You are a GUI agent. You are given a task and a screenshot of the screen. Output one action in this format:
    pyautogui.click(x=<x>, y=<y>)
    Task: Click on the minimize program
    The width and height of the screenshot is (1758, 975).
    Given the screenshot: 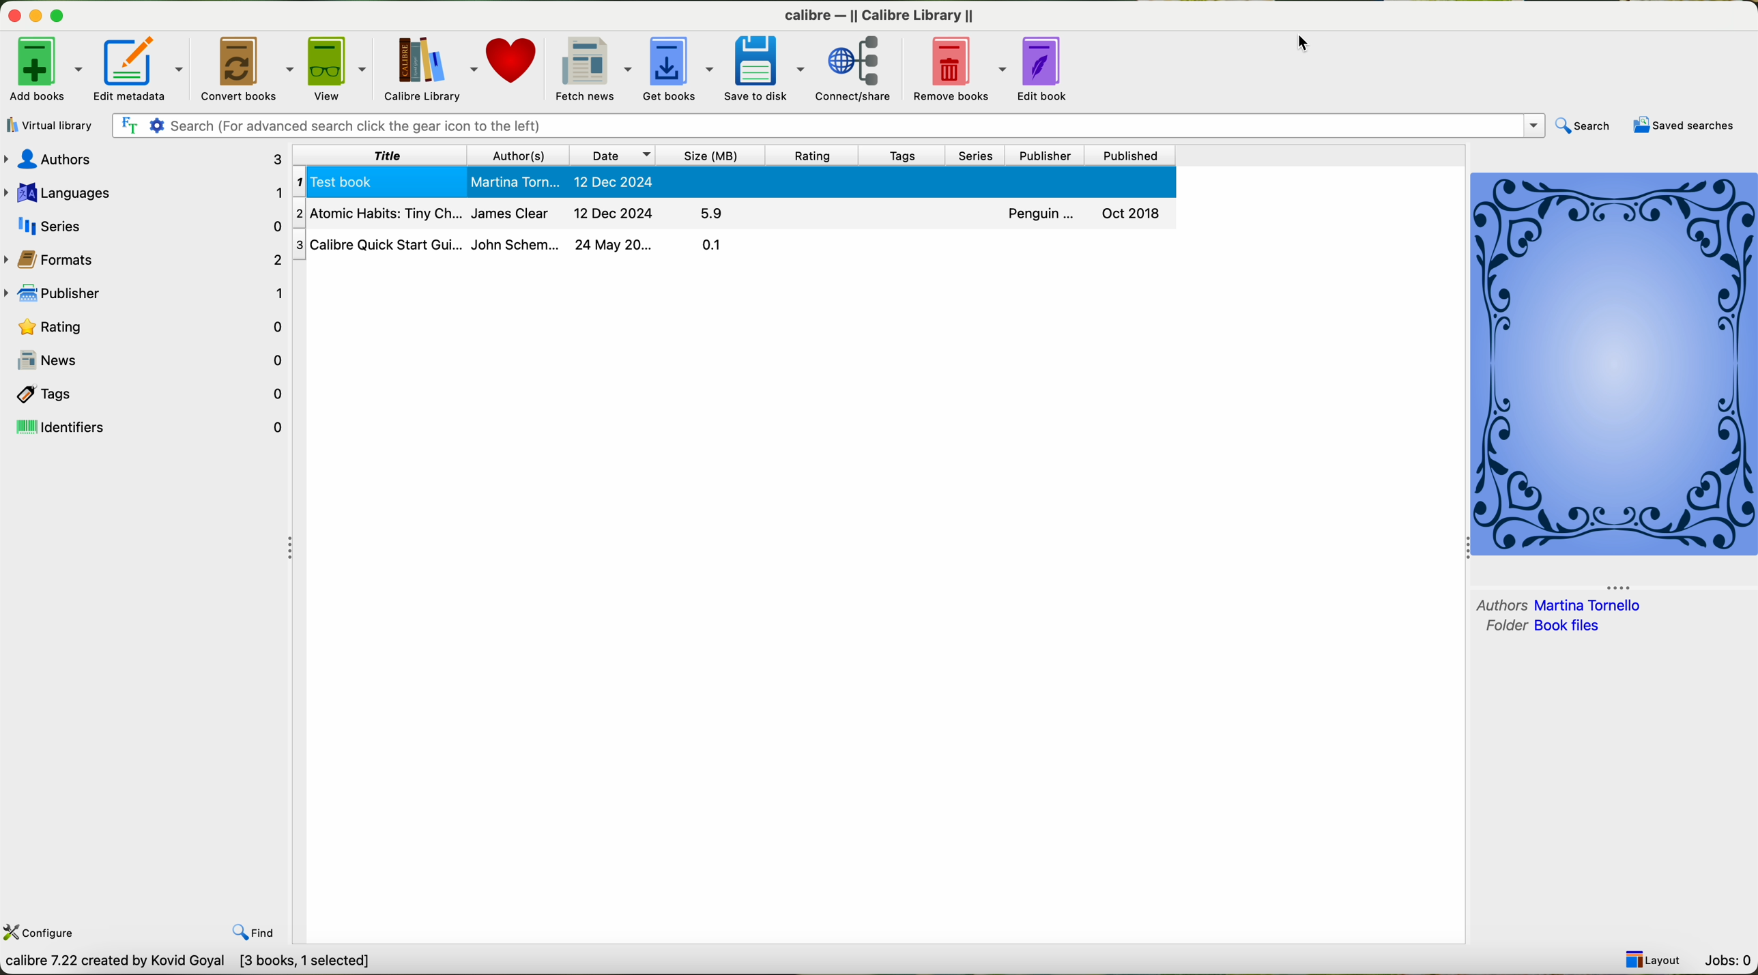 What is the action you would take?
    pyautogui.click(x=34, y=14)
    